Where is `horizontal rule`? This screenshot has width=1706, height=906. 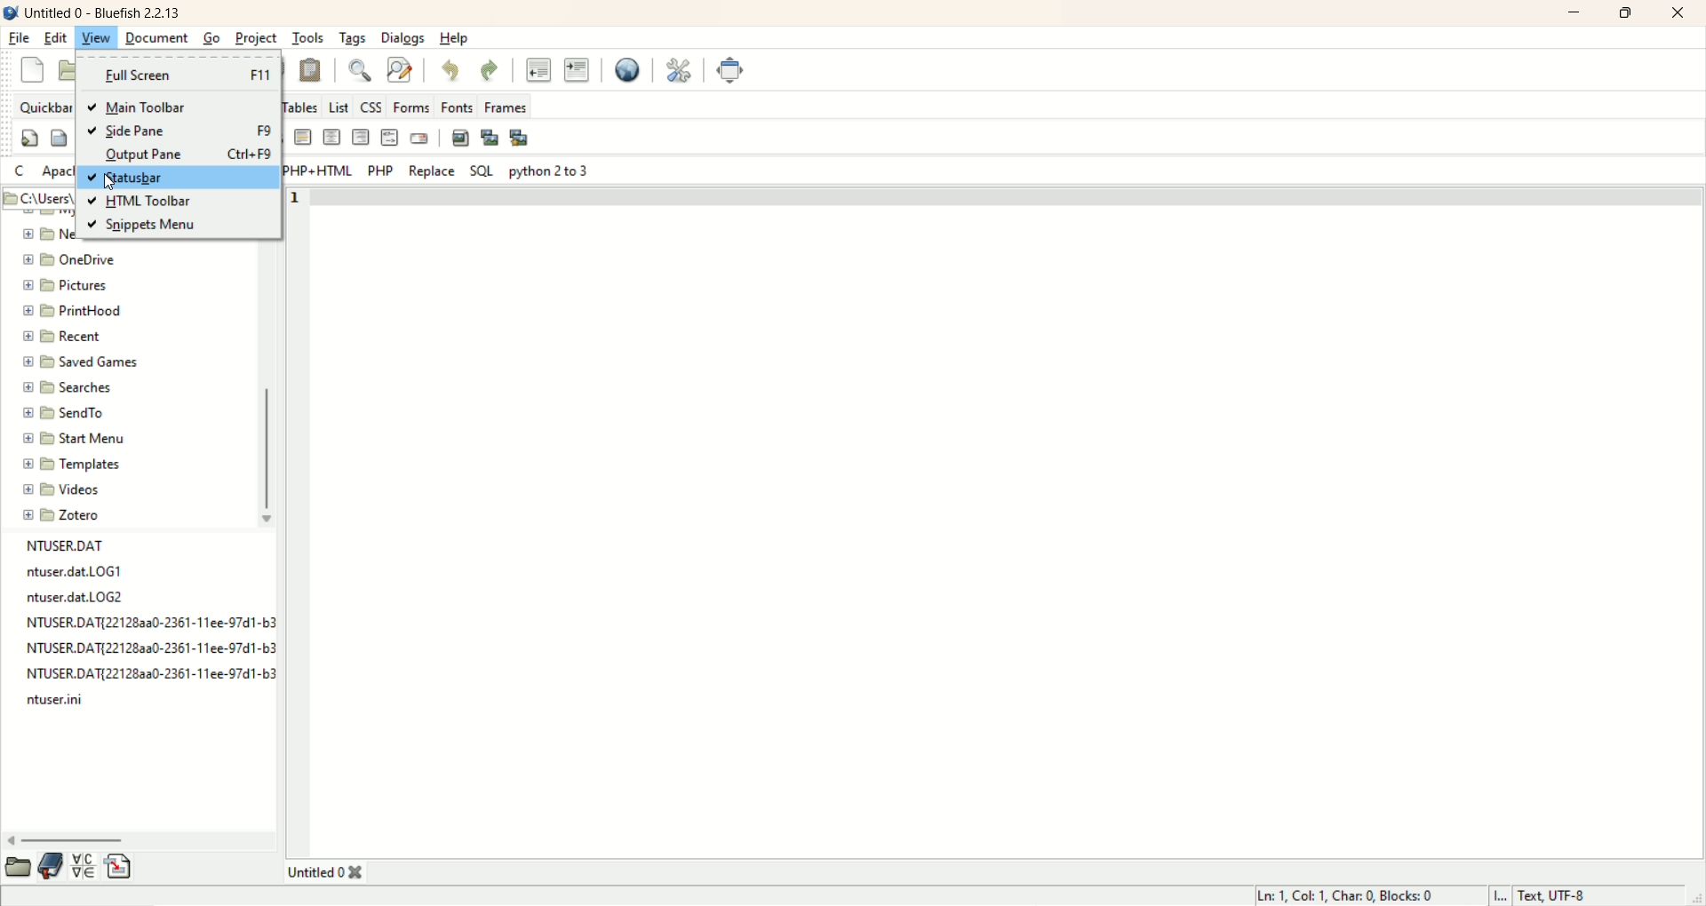 horizontal rule is located at coordinates (301, 138).